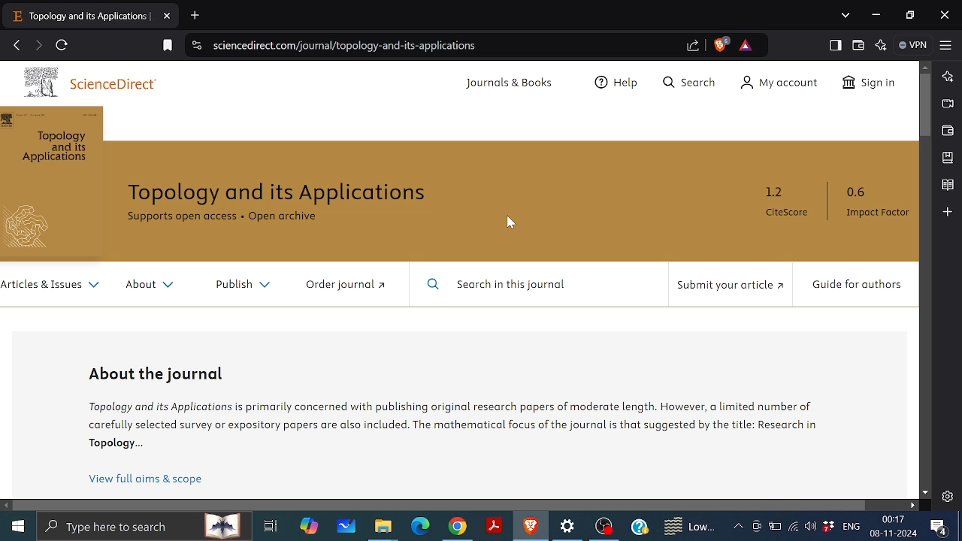 This screenshot has height=541, width=962. Describe the element at coordinates (147, 527) in the screenshot. I see `search` at that location.